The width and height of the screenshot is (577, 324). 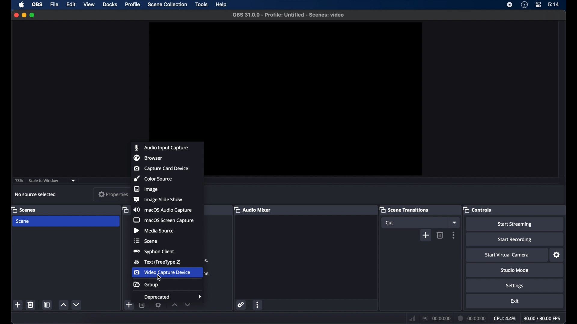 What do you see at coordinates (113, 195) in the screenshot?
I see `properties` at bounding box center [113, 195].